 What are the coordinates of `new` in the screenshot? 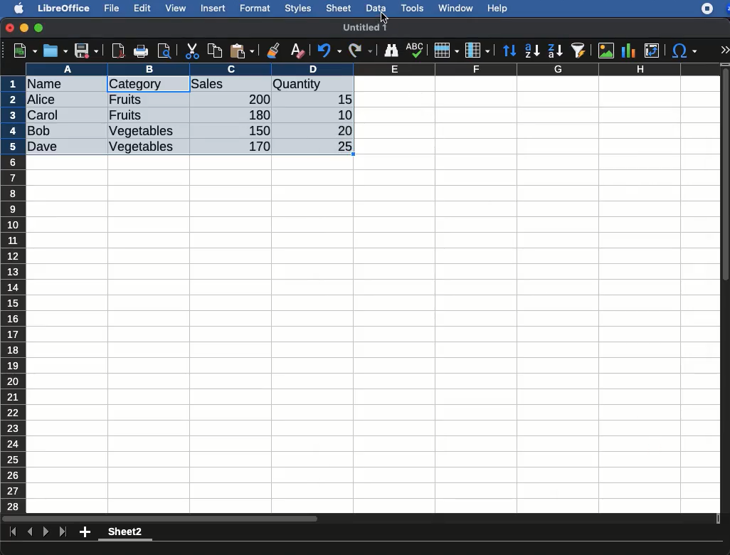 It's located at (22, 50).